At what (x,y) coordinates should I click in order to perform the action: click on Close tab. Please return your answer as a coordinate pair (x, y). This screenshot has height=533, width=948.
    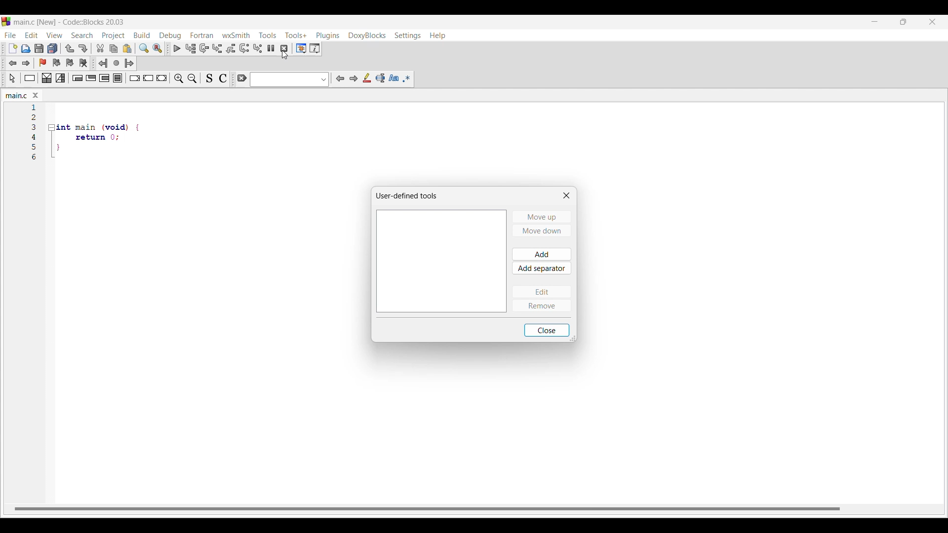
    Looking at the image, I should click on (36, 95).